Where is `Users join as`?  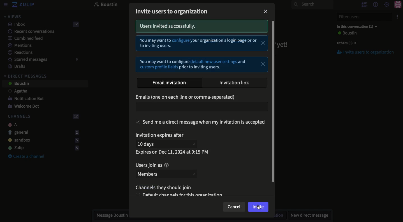
Users join as is located at coordinates (154, 165).